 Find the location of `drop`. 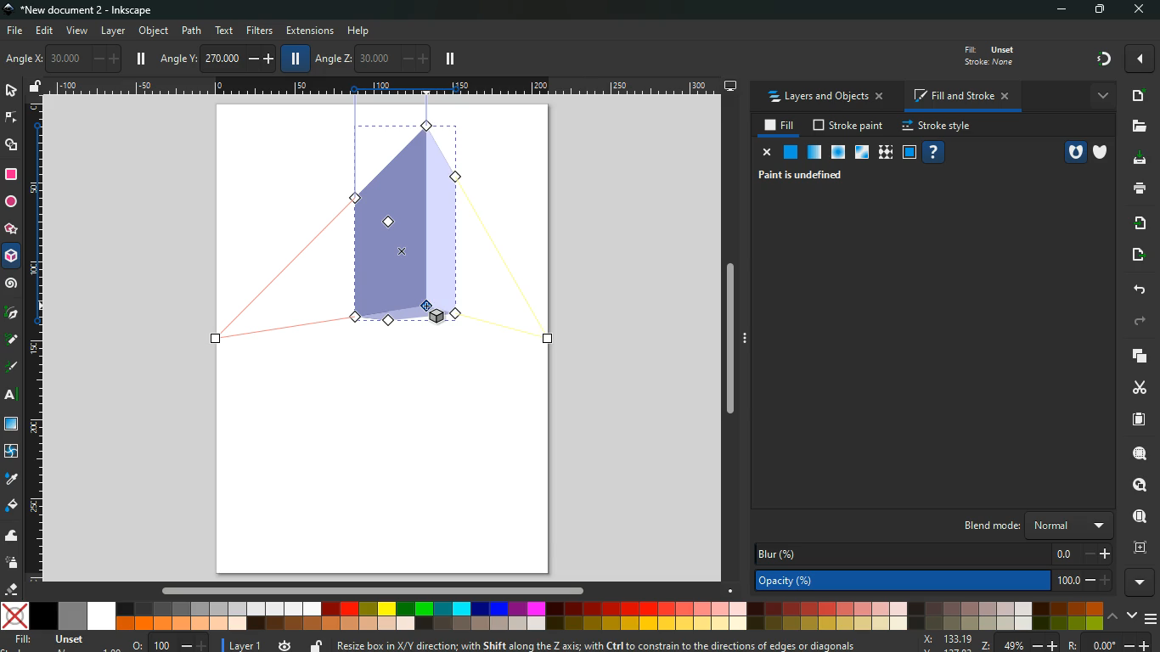

drop is located at coordinates (10, 478).